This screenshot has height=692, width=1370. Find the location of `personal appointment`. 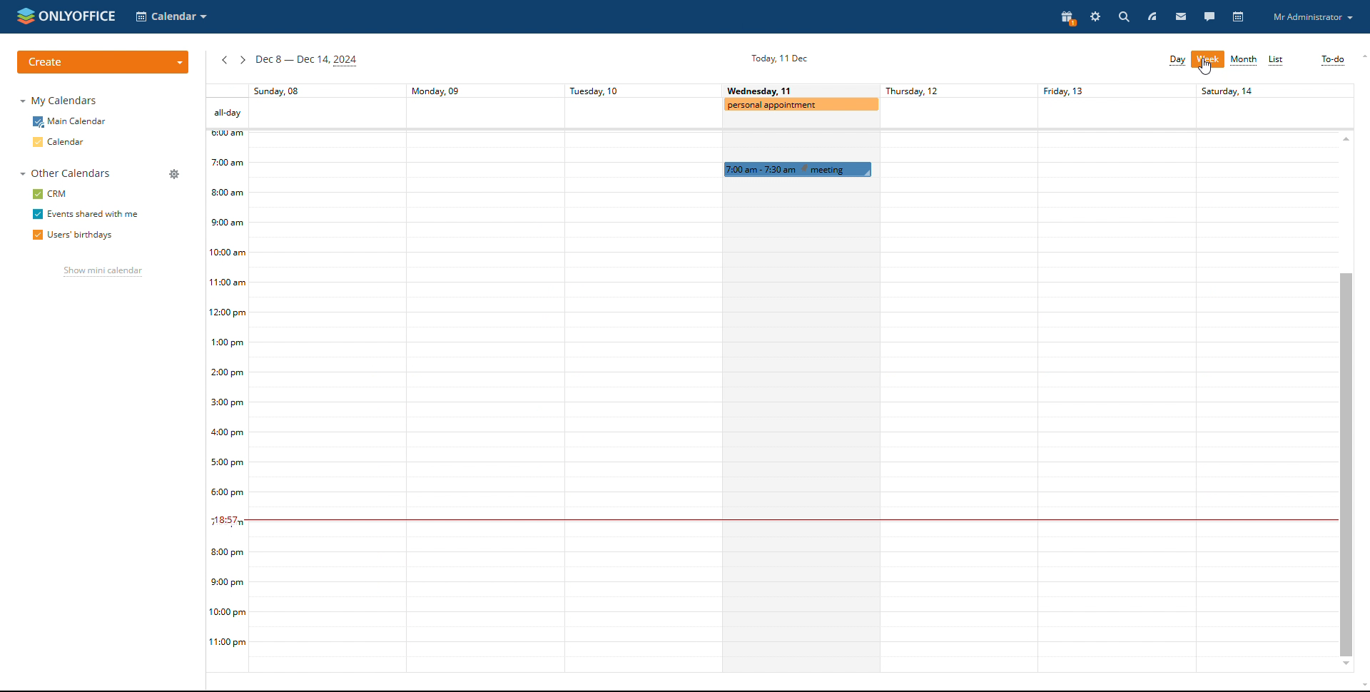

personal appointment is located at coordinates (802, 106).